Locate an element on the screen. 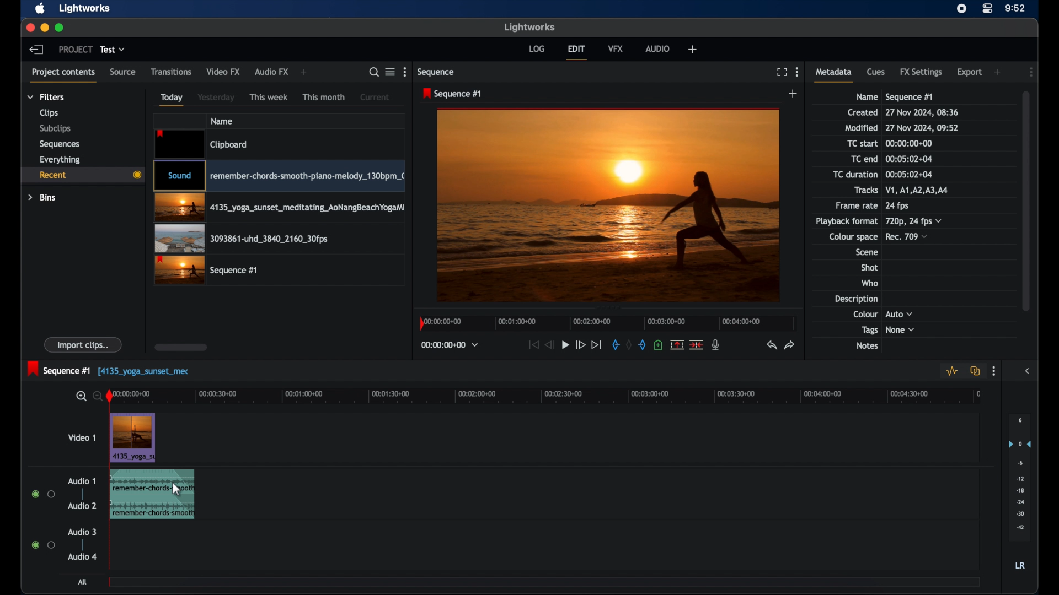  in mark is located at coordinates (614, 344).